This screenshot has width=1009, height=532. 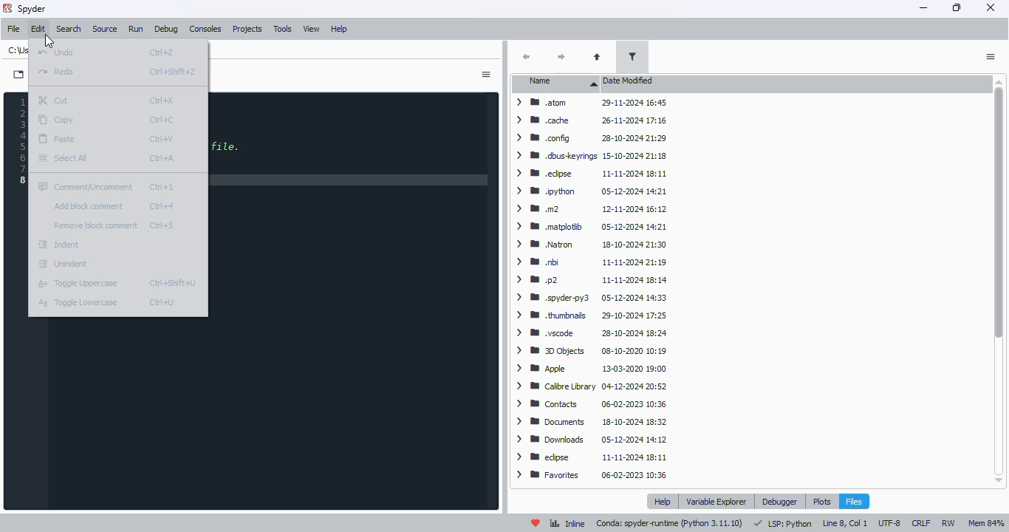 I want to click on paste, so click(x=58, y=140).